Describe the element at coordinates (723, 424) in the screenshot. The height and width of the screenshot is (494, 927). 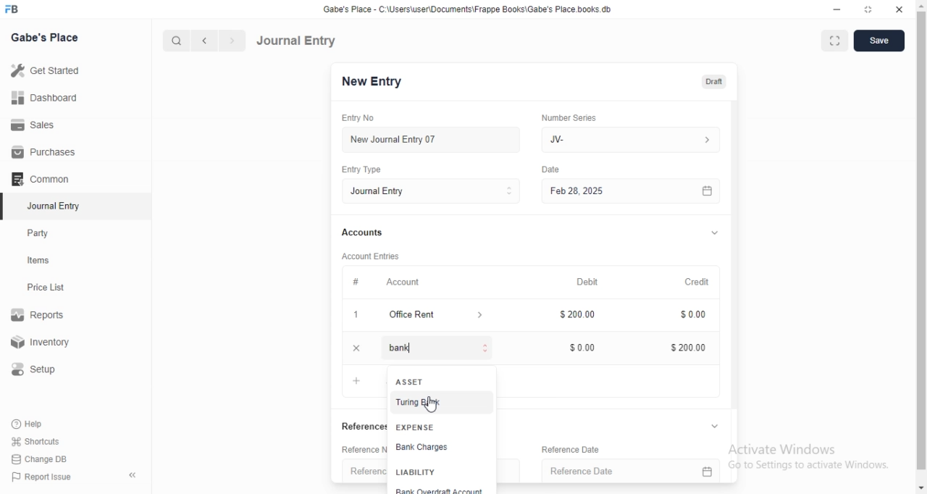
I see `v` at that location.